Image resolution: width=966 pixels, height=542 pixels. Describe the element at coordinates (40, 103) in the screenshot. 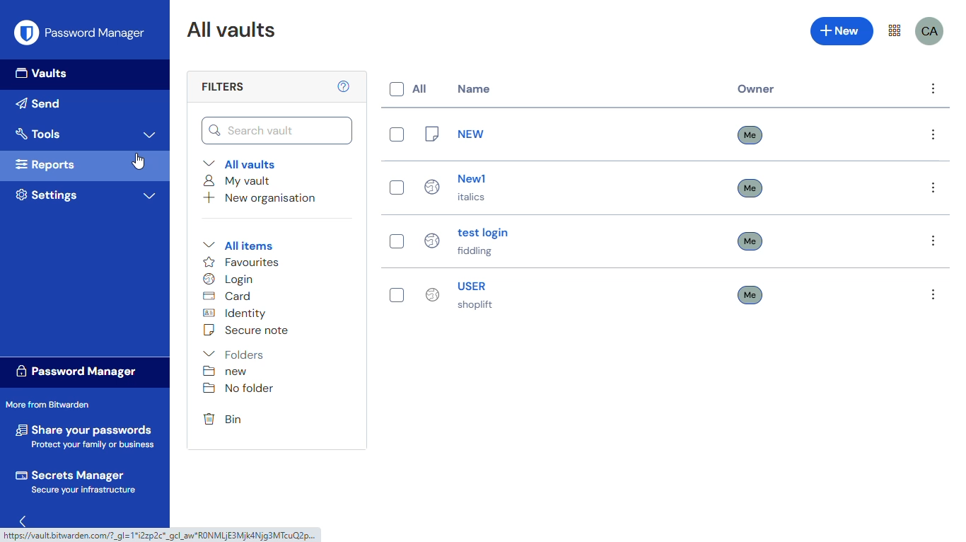

I see `send` at that location.